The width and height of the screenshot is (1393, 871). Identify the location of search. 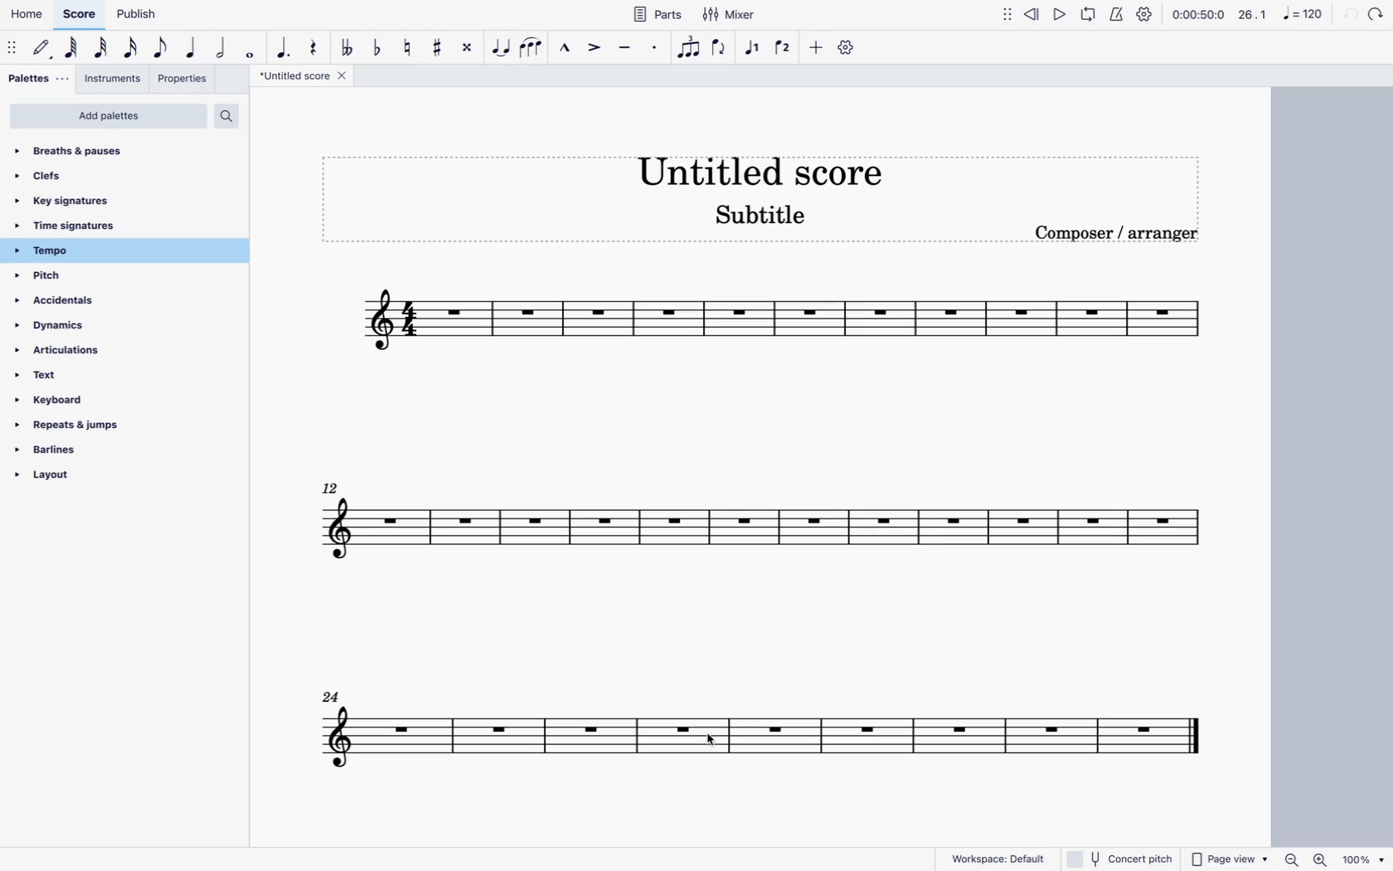
(235, 118).